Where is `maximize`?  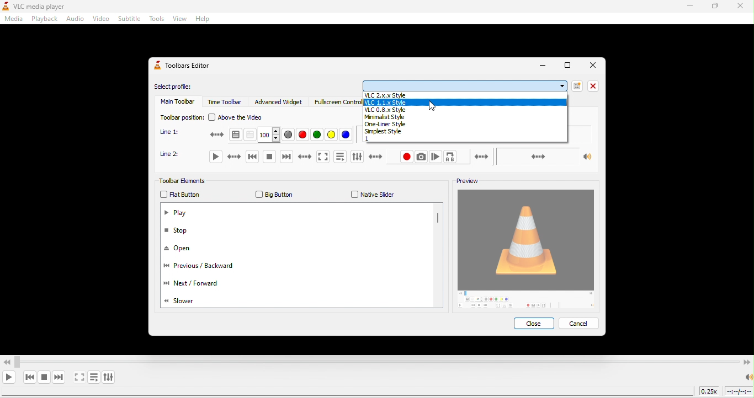 maximize is located at coordinates (718, 7).